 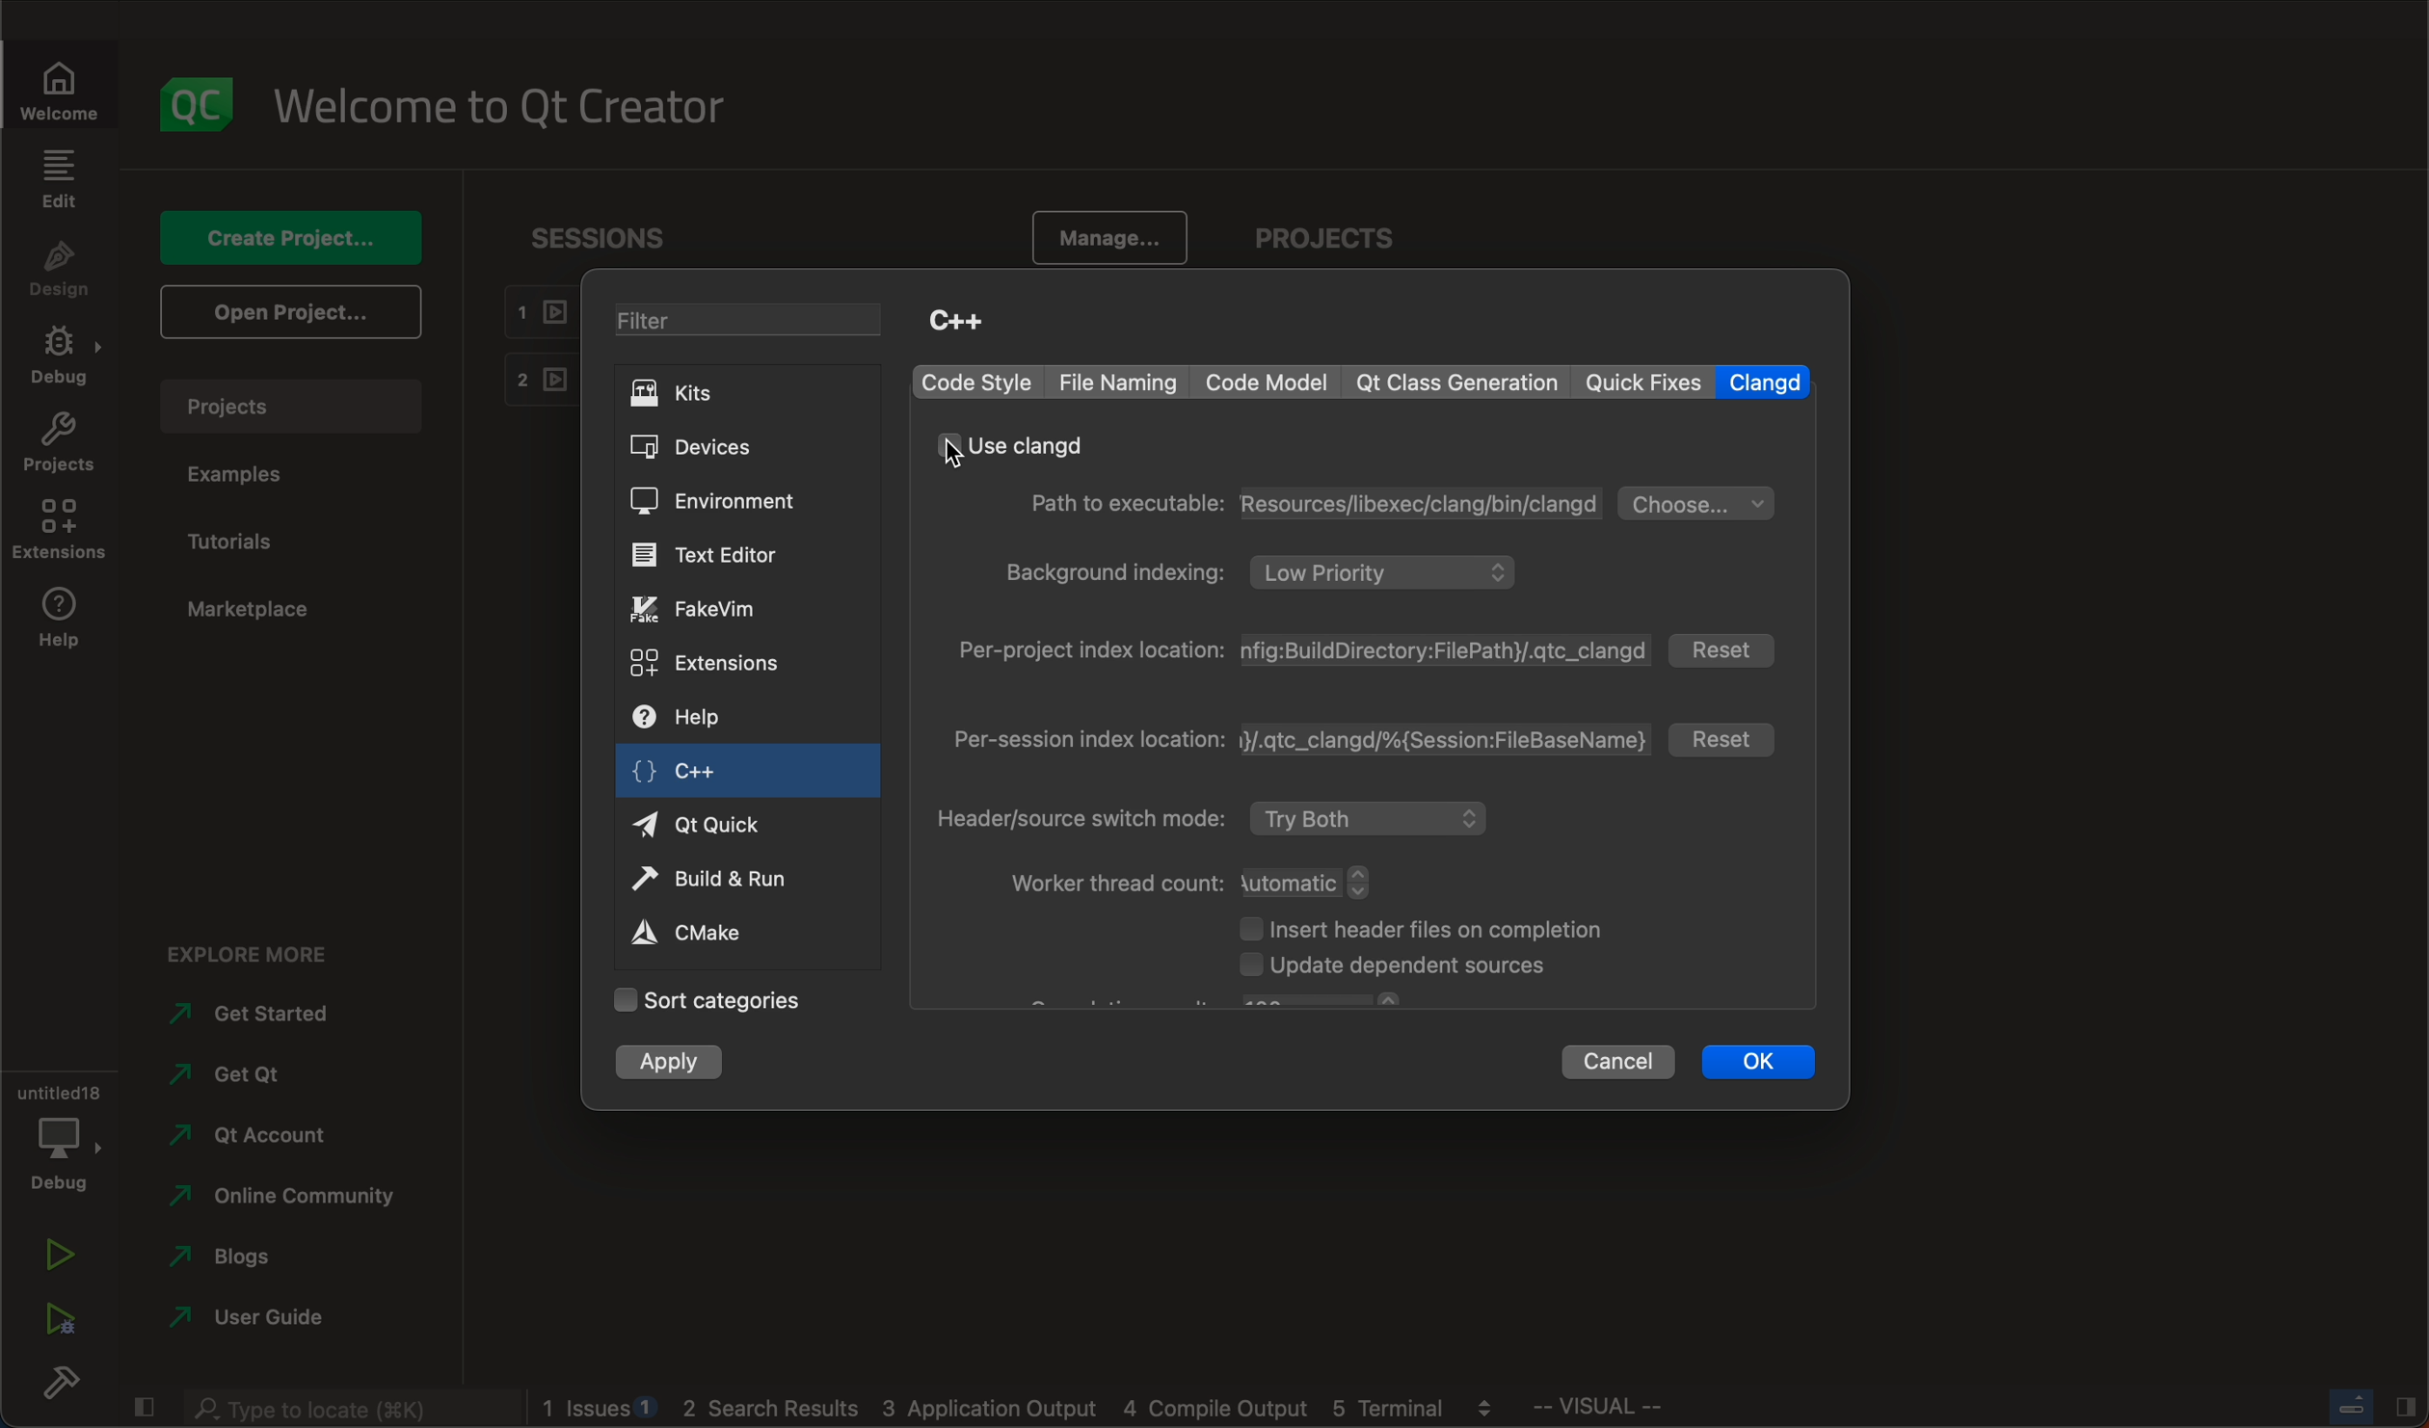 What do you see at coordinates (247, 535) in the screenshot?
I see `tutorials` at bounding box center [247, 535].